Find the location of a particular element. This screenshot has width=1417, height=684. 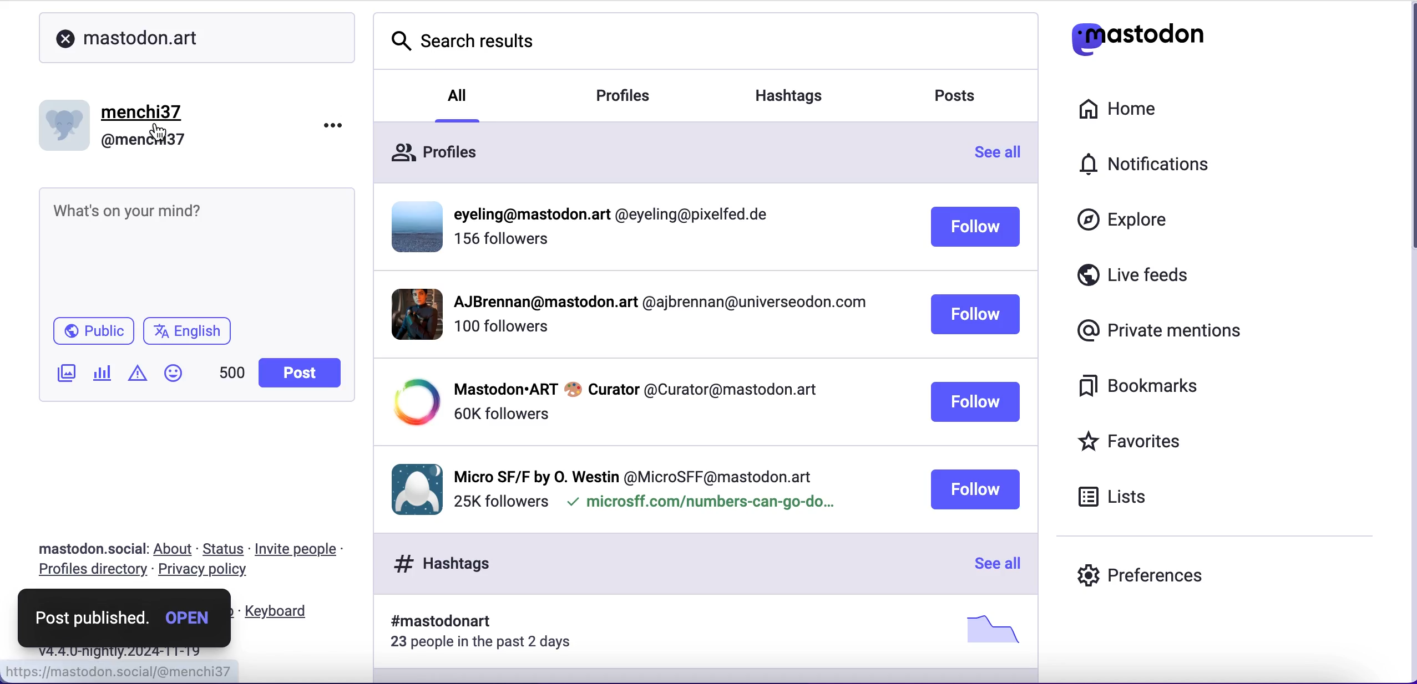

open is located at coordinates (189, 616).